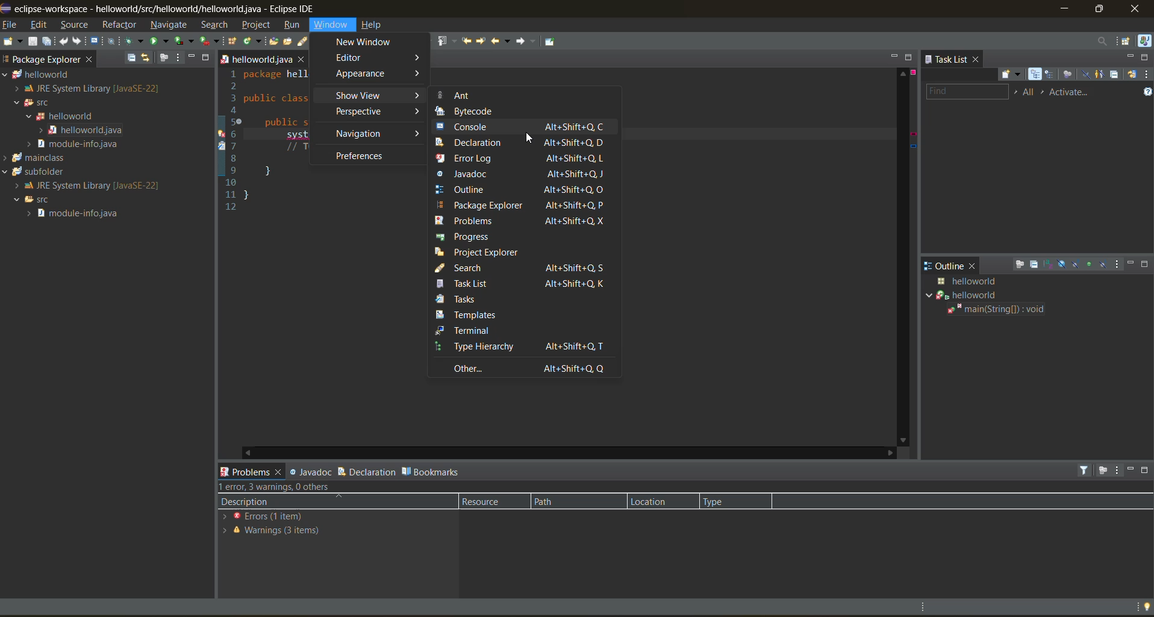  I want to click on type, so click(734, 503).